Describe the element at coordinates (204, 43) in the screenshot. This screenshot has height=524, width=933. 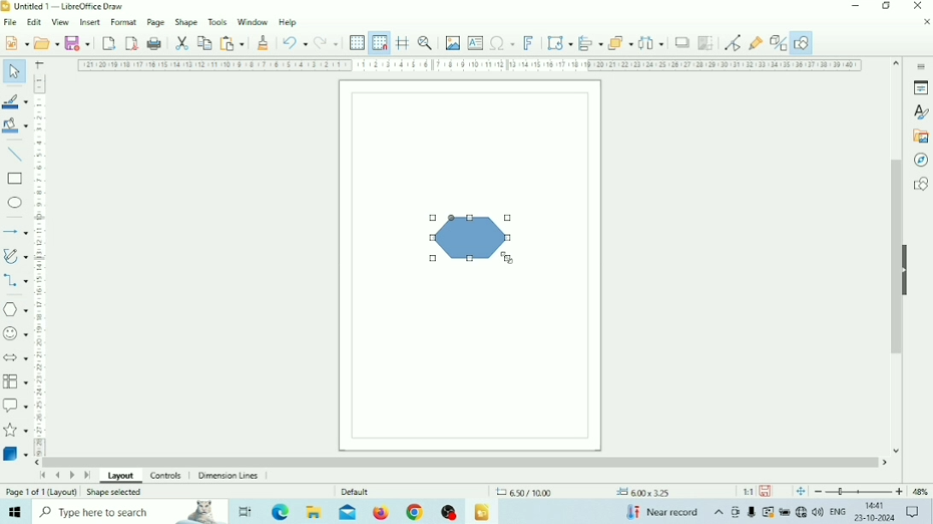
I see `Copy` at that location.